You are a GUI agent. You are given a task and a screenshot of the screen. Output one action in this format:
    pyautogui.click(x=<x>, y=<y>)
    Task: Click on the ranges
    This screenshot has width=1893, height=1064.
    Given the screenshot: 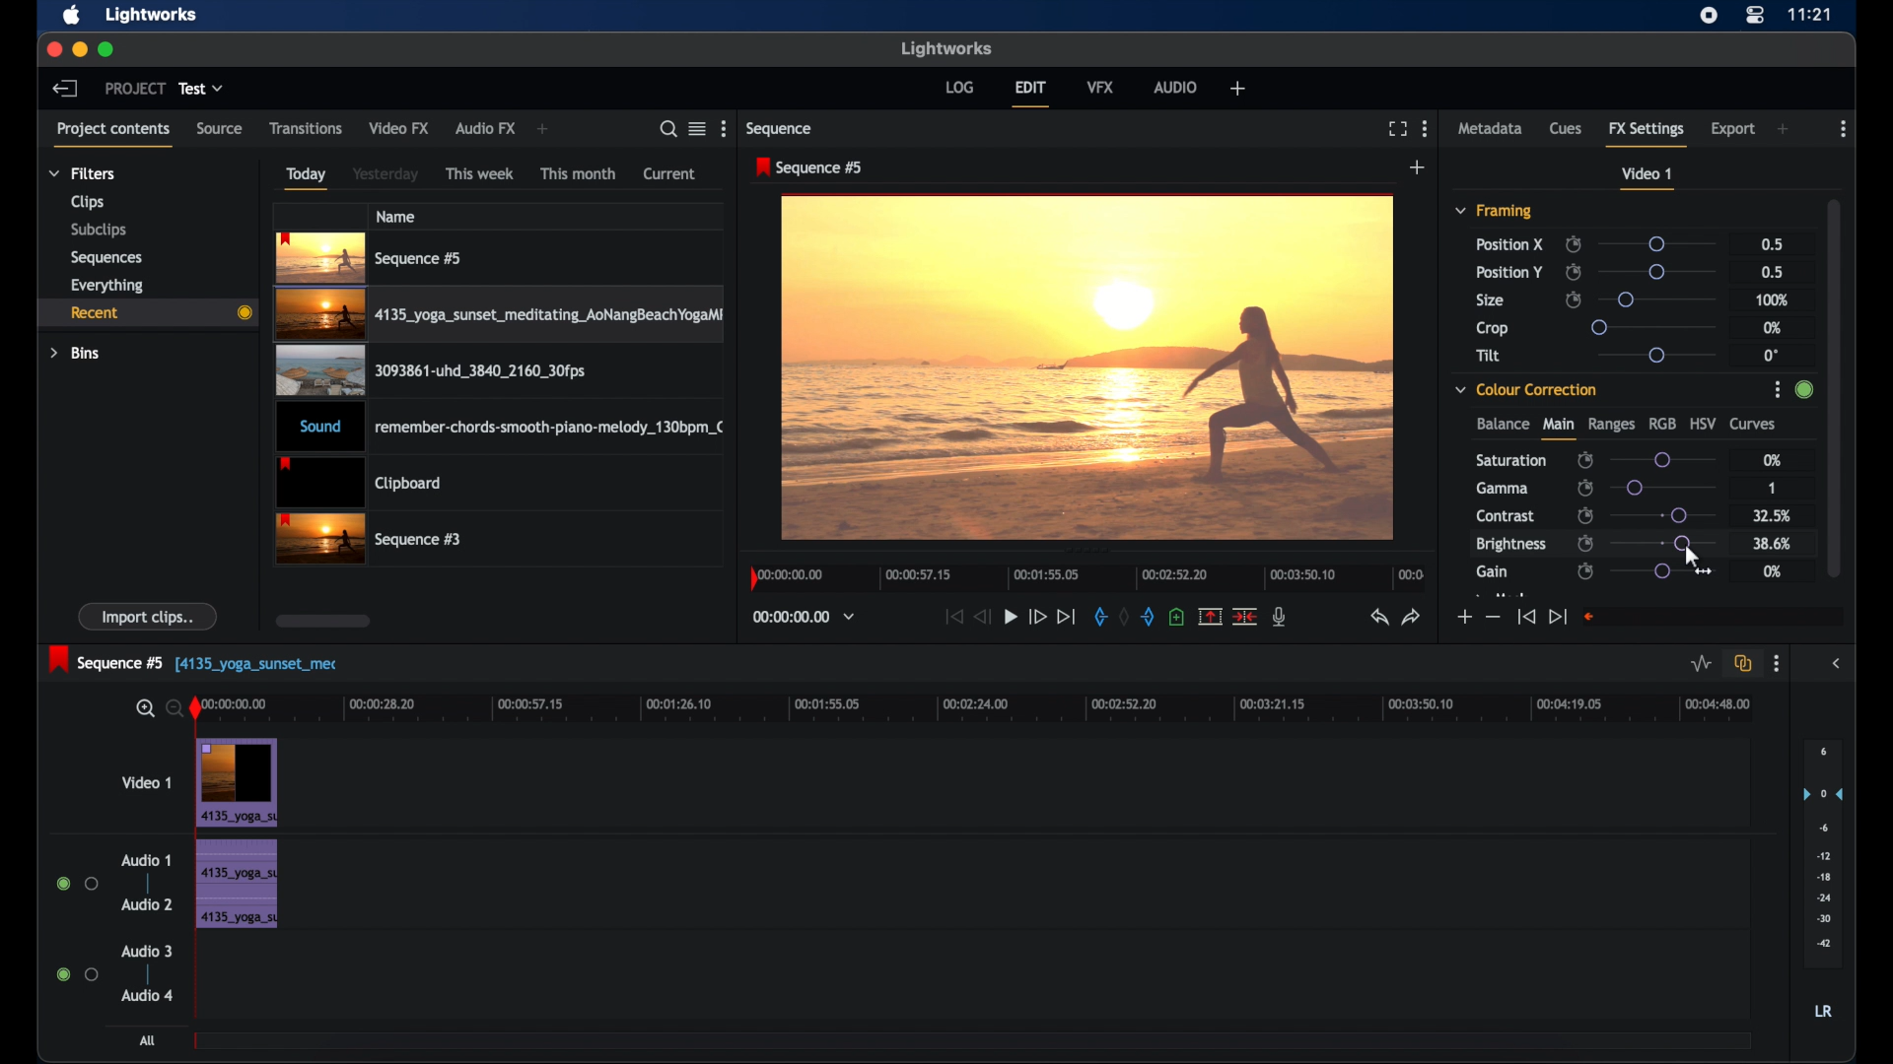 What is the action you would take?
    pyautogui.click(x=1611, y=425)
    